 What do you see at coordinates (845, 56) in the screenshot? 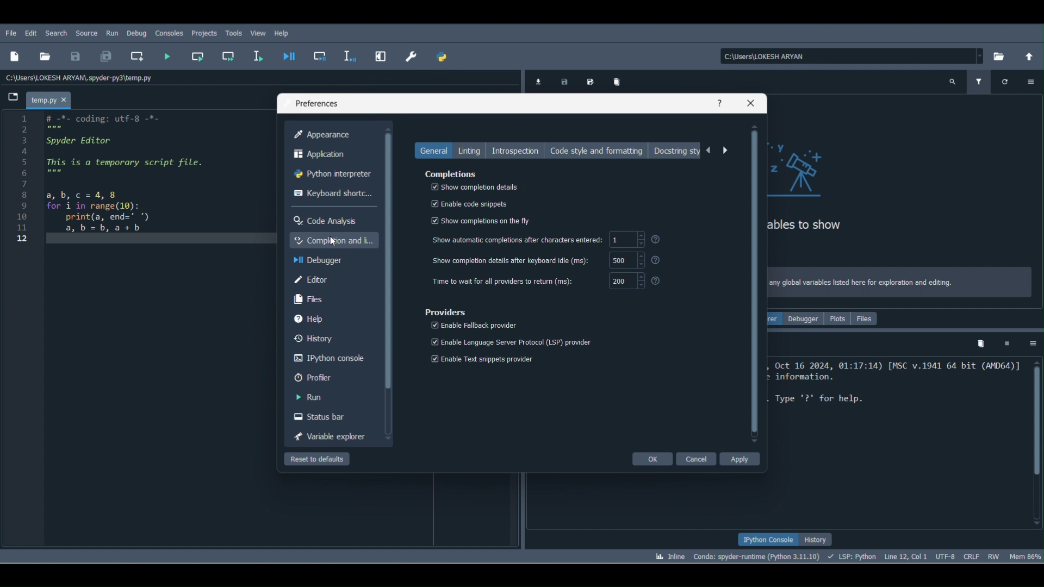
I see `File path` at bounding box center [845, 56].